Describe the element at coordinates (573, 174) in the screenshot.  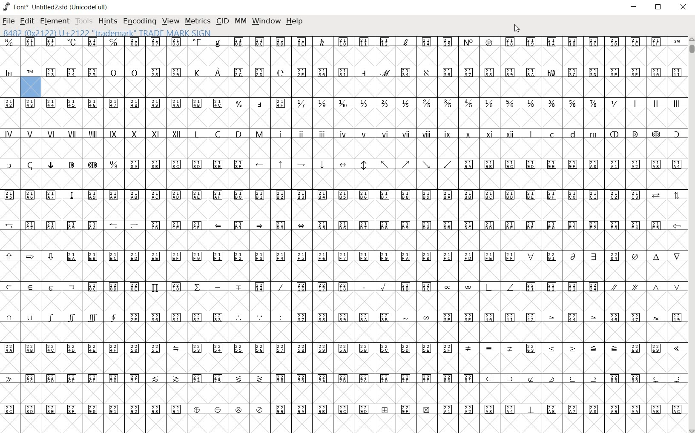
I see `symbols` at that location.